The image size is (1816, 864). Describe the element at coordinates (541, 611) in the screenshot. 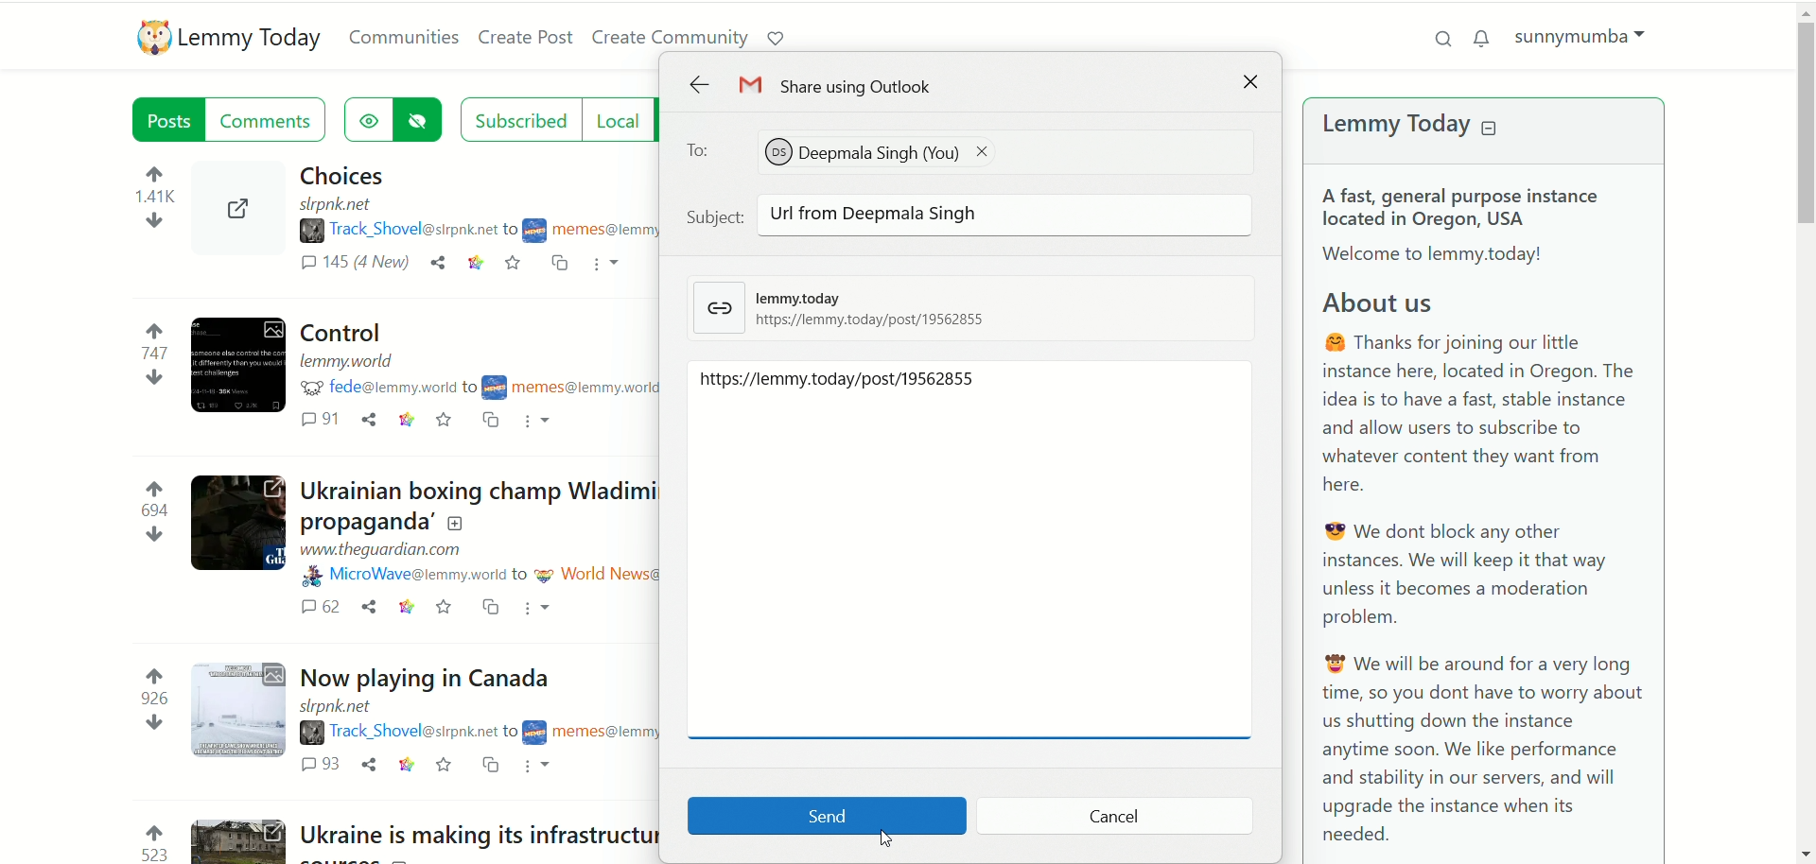

I see `more` at that location.